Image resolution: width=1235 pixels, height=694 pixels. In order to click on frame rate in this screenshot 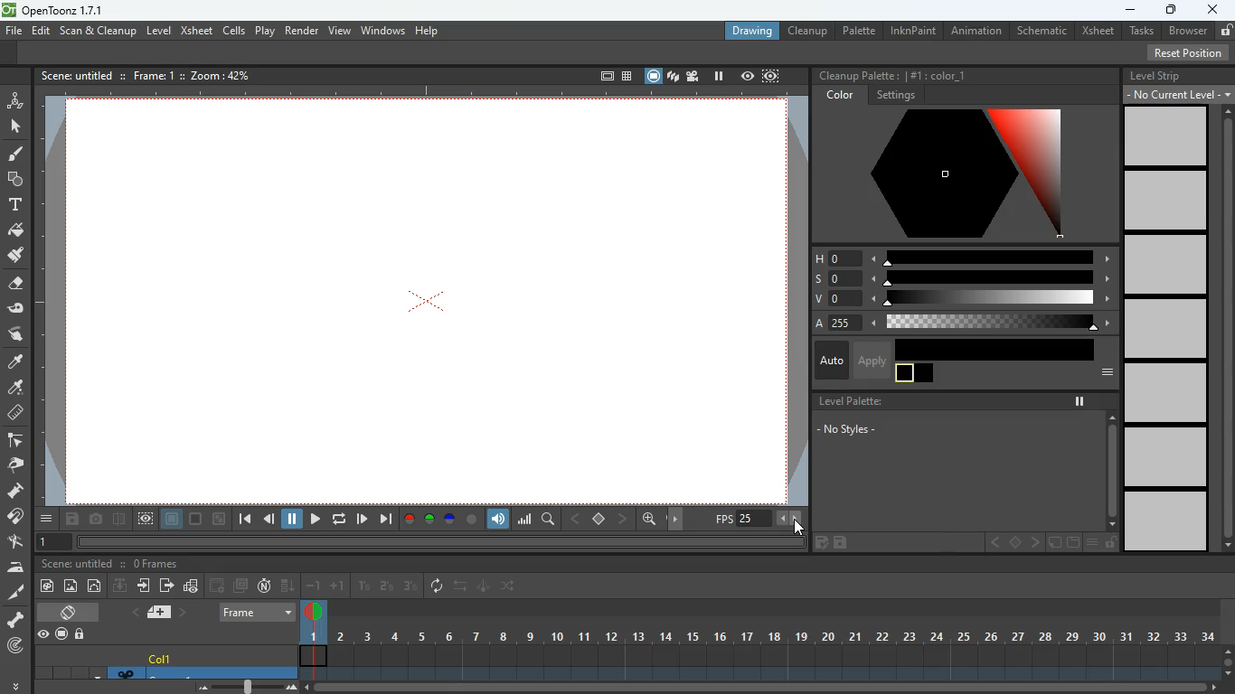, I will do `click(721, 519)`.